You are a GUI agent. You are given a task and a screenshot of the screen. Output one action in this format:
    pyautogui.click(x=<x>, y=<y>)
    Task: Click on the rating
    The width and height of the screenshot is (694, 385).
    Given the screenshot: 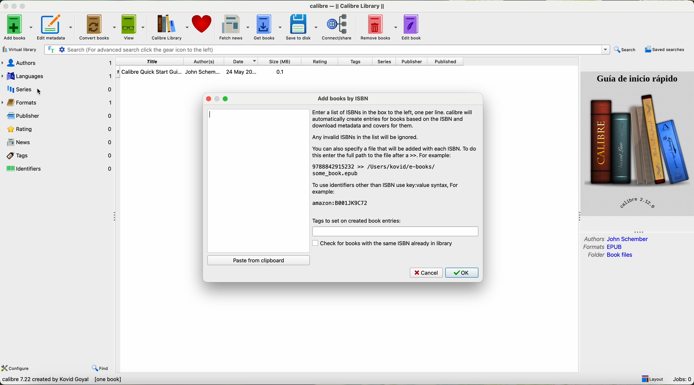 What is the action you would take?
    pyautogui.click(x=320, y=61)
    